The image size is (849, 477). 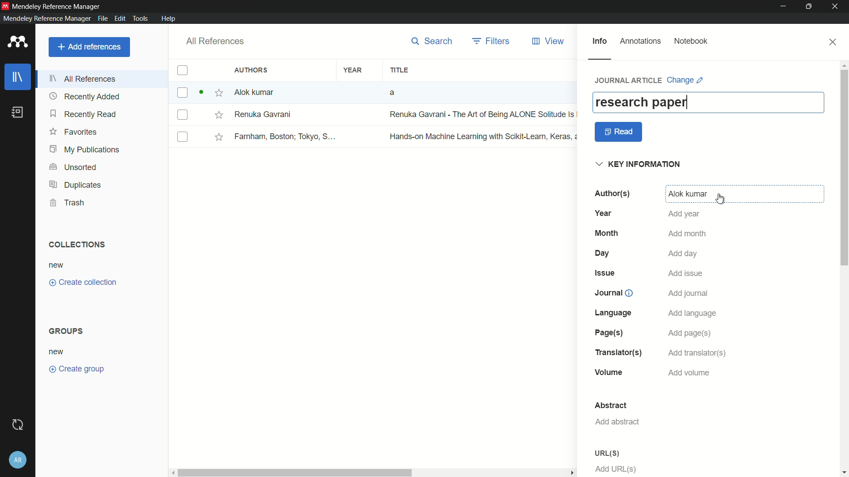 I want to click on cursor, so click(x=721, y=199).